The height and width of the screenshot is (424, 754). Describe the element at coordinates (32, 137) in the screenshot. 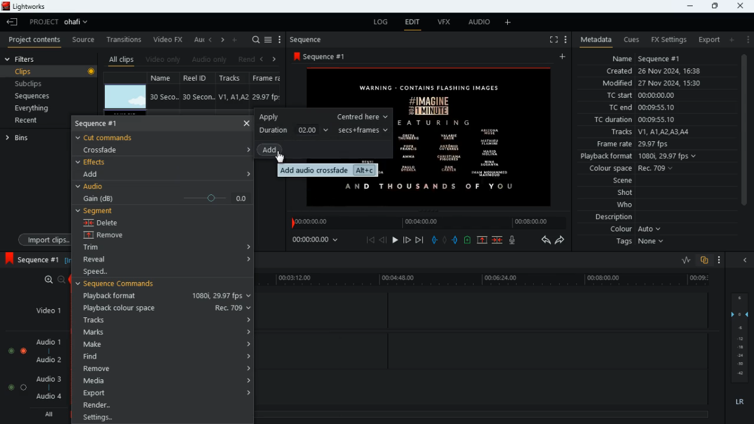

I see `bins` at that location.